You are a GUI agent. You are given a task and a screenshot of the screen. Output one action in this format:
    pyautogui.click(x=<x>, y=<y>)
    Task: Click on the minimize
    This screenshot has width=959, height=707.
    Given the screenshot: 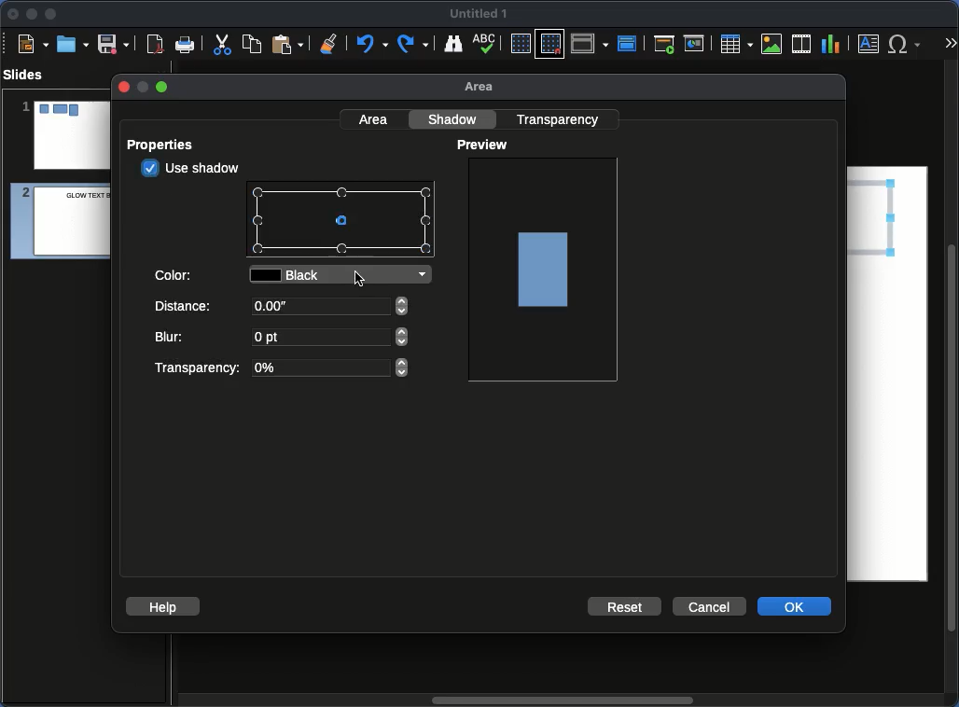 What is the action you would take?
    pyautogui.click(x=141, y=87)
    